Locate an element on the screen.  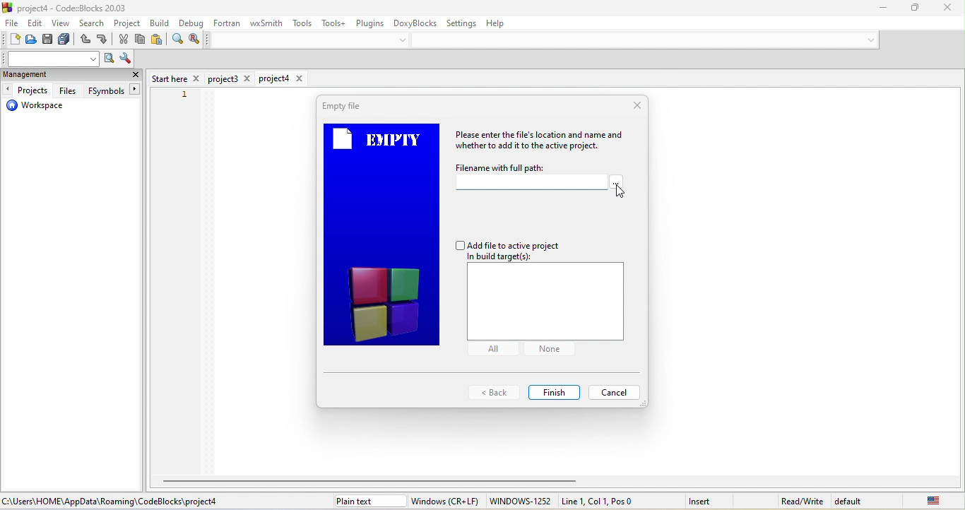
fsymbols is located at coordinates (112, 91).